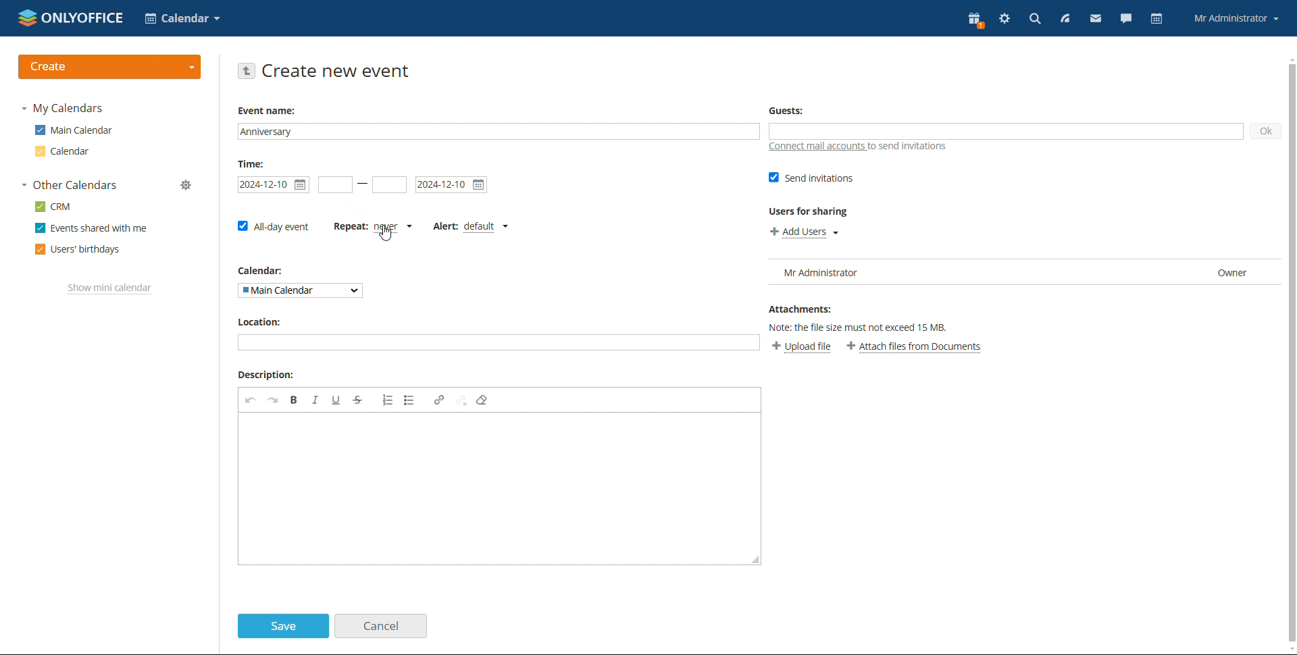 This screenshot has width=1297, height=655. I want to click on crm, so click(53, 207).